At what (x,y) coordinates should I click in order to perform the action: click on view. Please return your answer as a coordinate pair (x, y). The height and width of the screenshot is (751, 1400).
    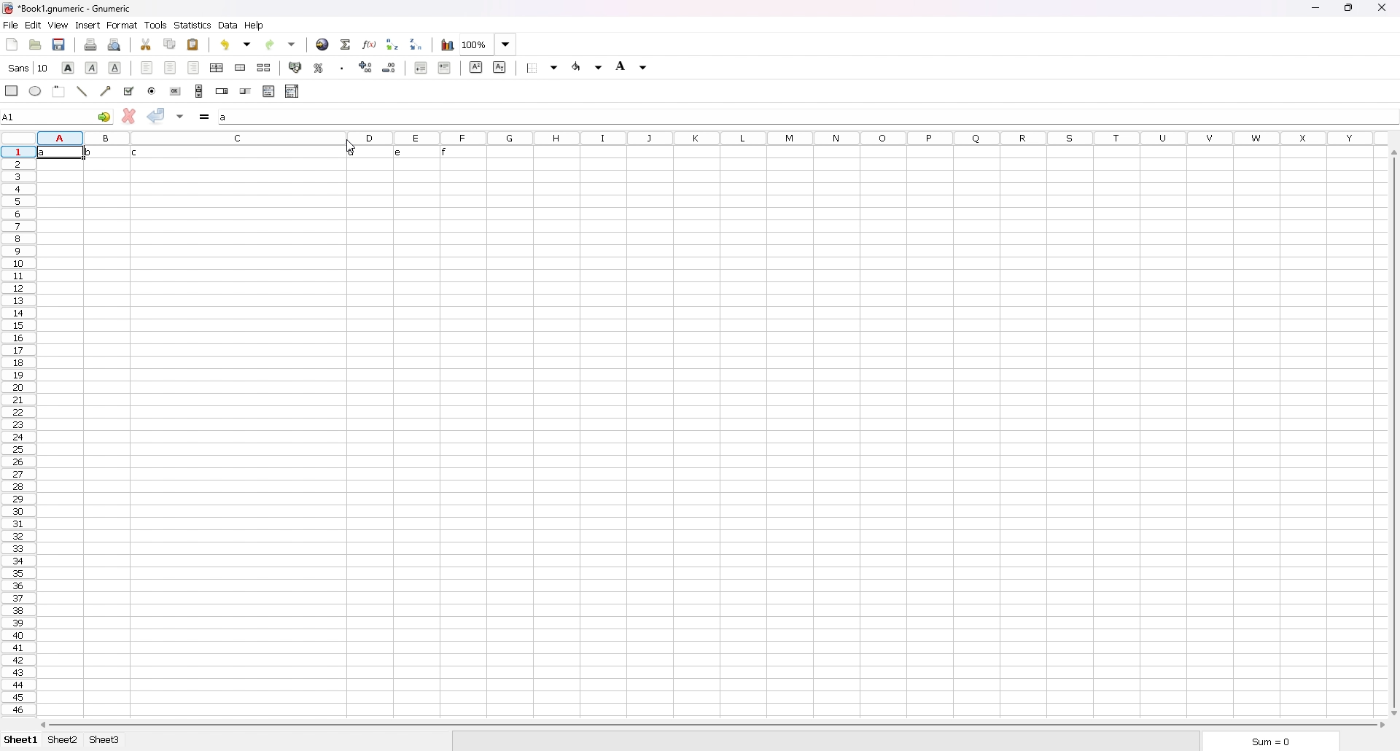
    Looking at the image, I should click on (58, 25).